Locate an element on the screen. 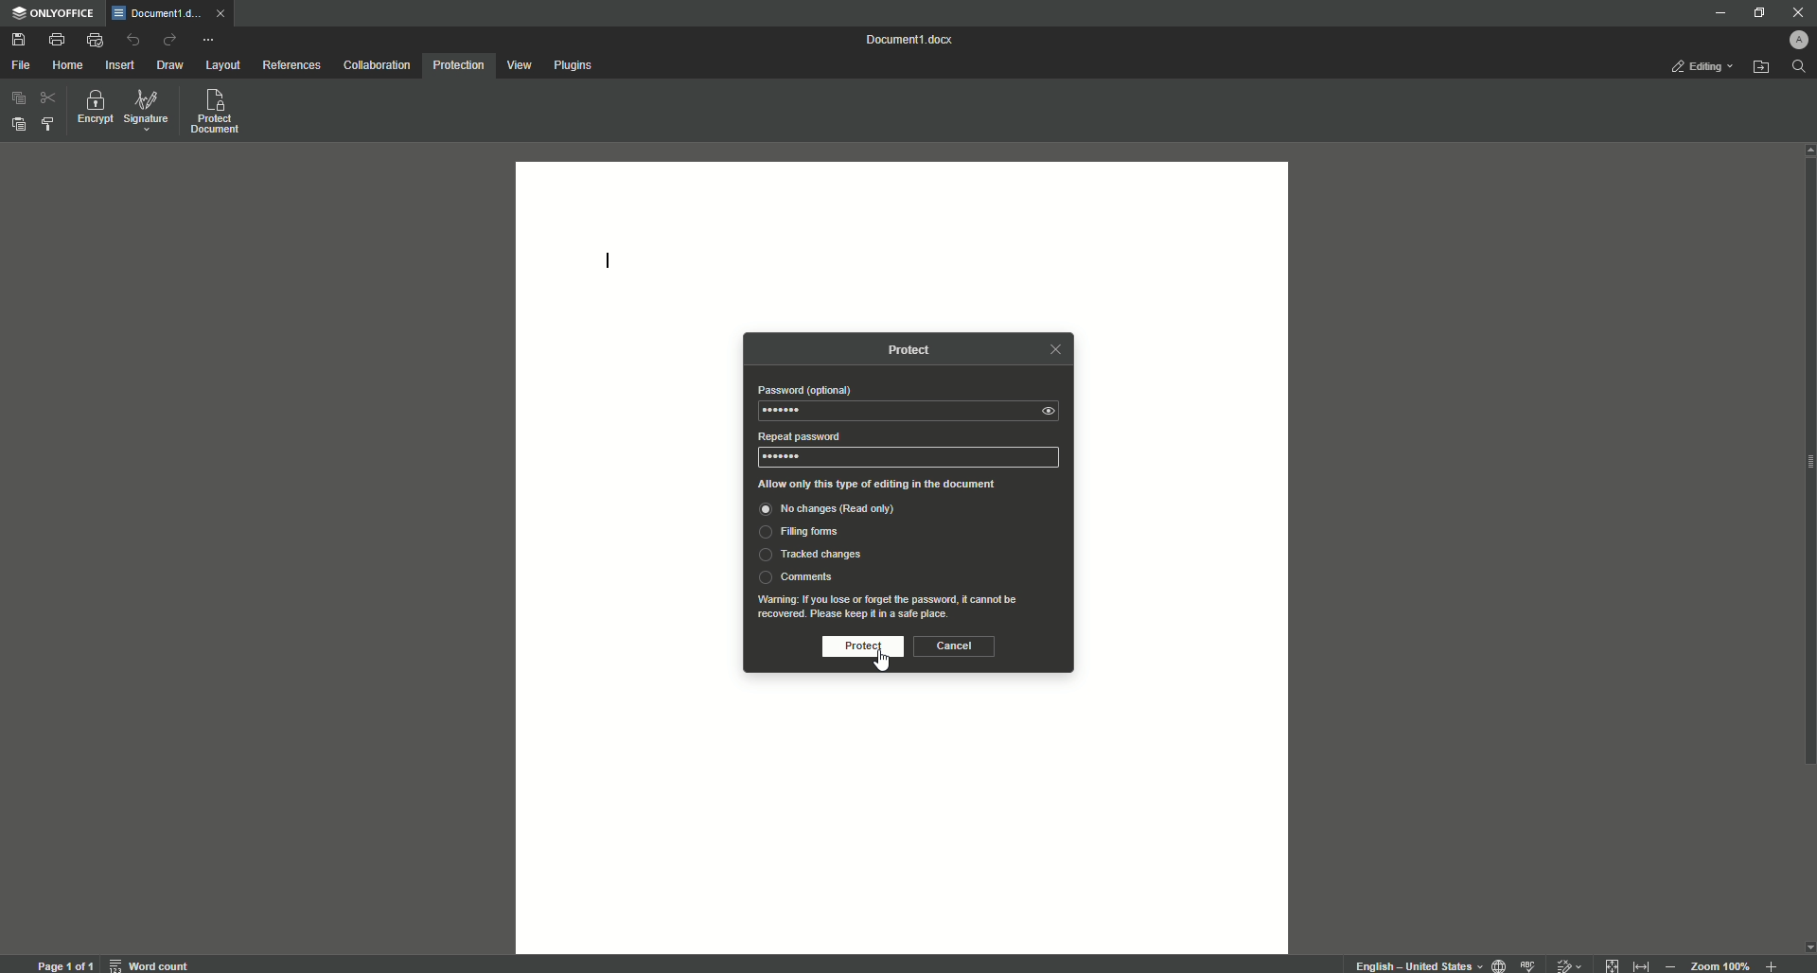  Encrypt is located at coordinates (92, 109).